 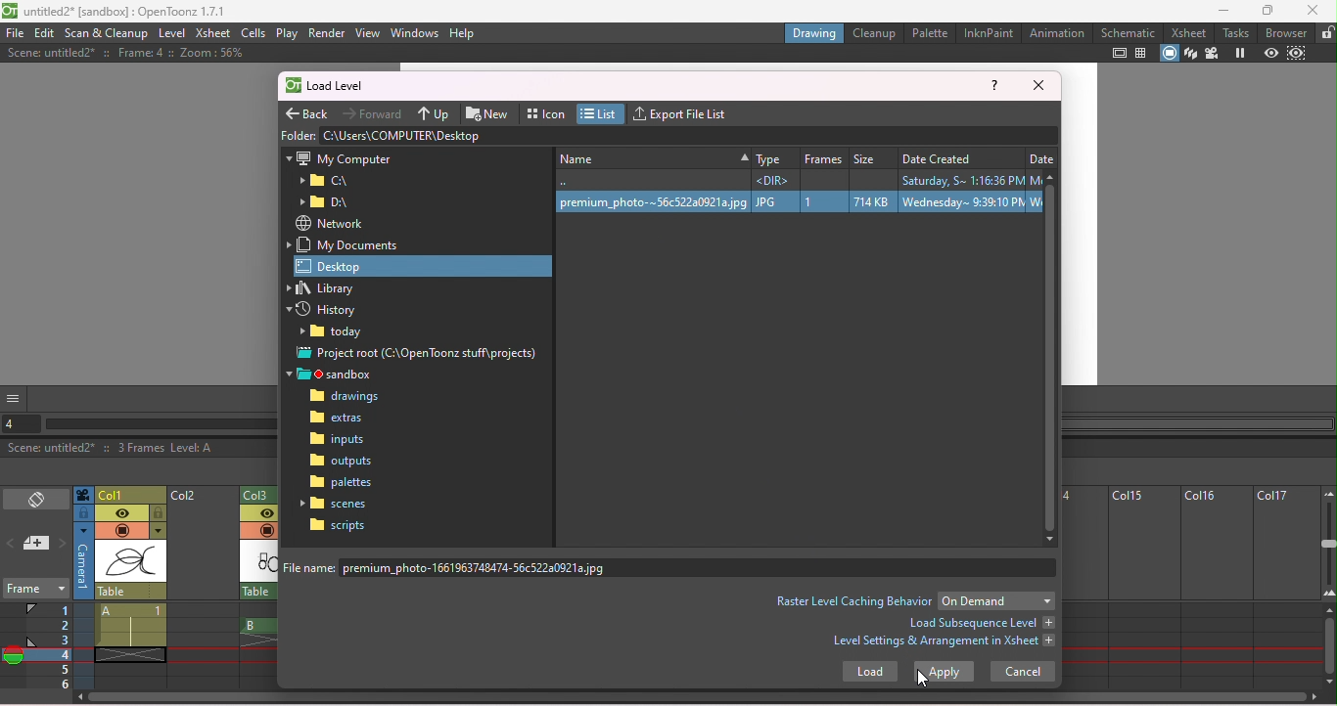 What do you see at coordinates (212, 34) in the screenshot?
I see `Xsheet` at bounding box center [212, 34].